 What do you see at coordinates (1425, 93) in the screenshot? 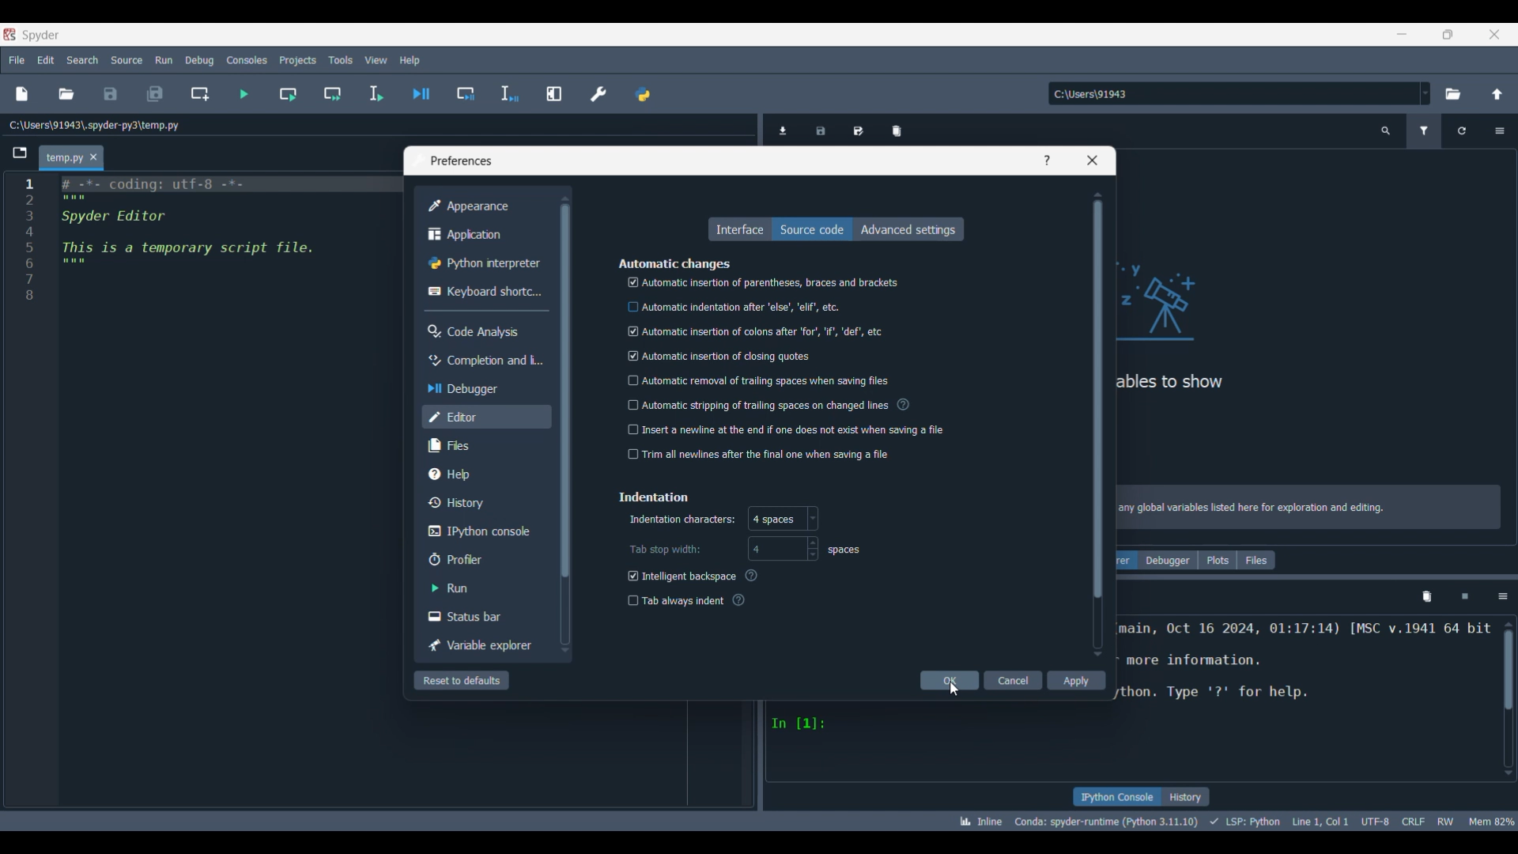
I see `Location options` at bounding box center [1425, 93].